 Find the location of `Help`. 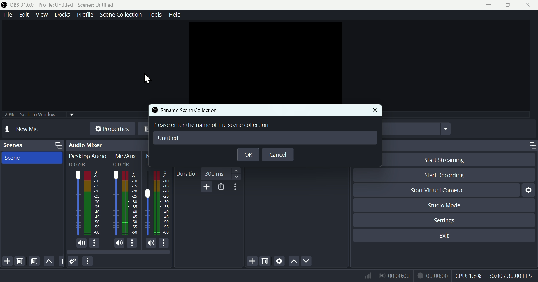

Help is located at coordinates (176, 15).